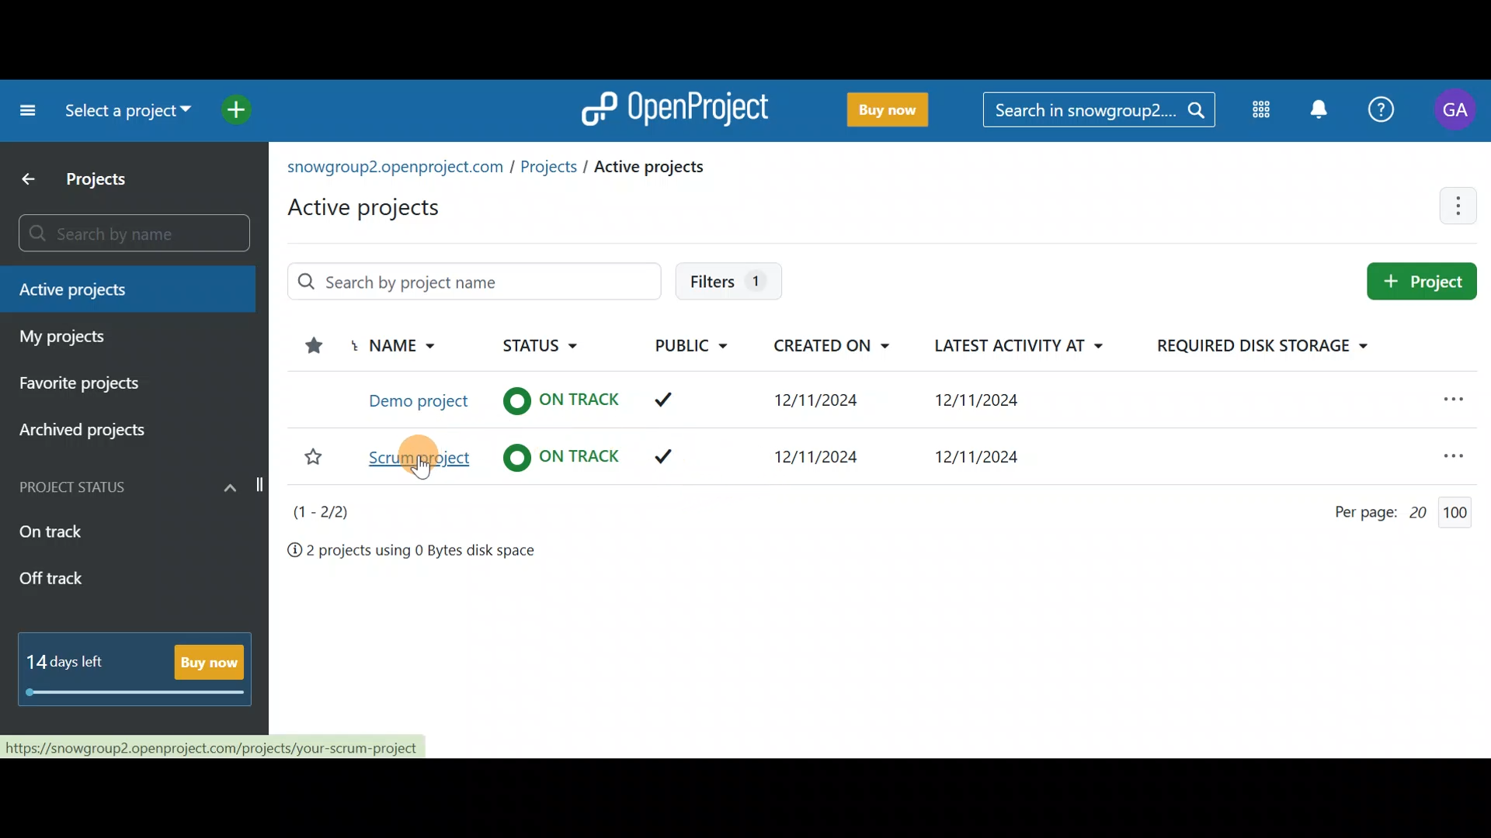  What do you see at coordinates (134, 485) in the screenshot?
I see `Project status` at bounding box center [134, 485].